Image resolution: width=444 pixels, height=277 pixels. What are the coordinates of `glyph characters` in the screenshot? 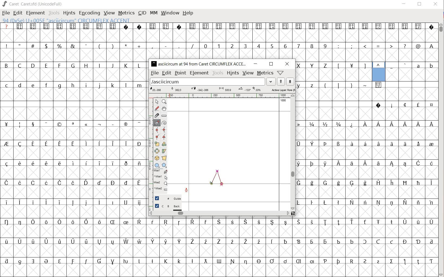 It's located at (367, 149).